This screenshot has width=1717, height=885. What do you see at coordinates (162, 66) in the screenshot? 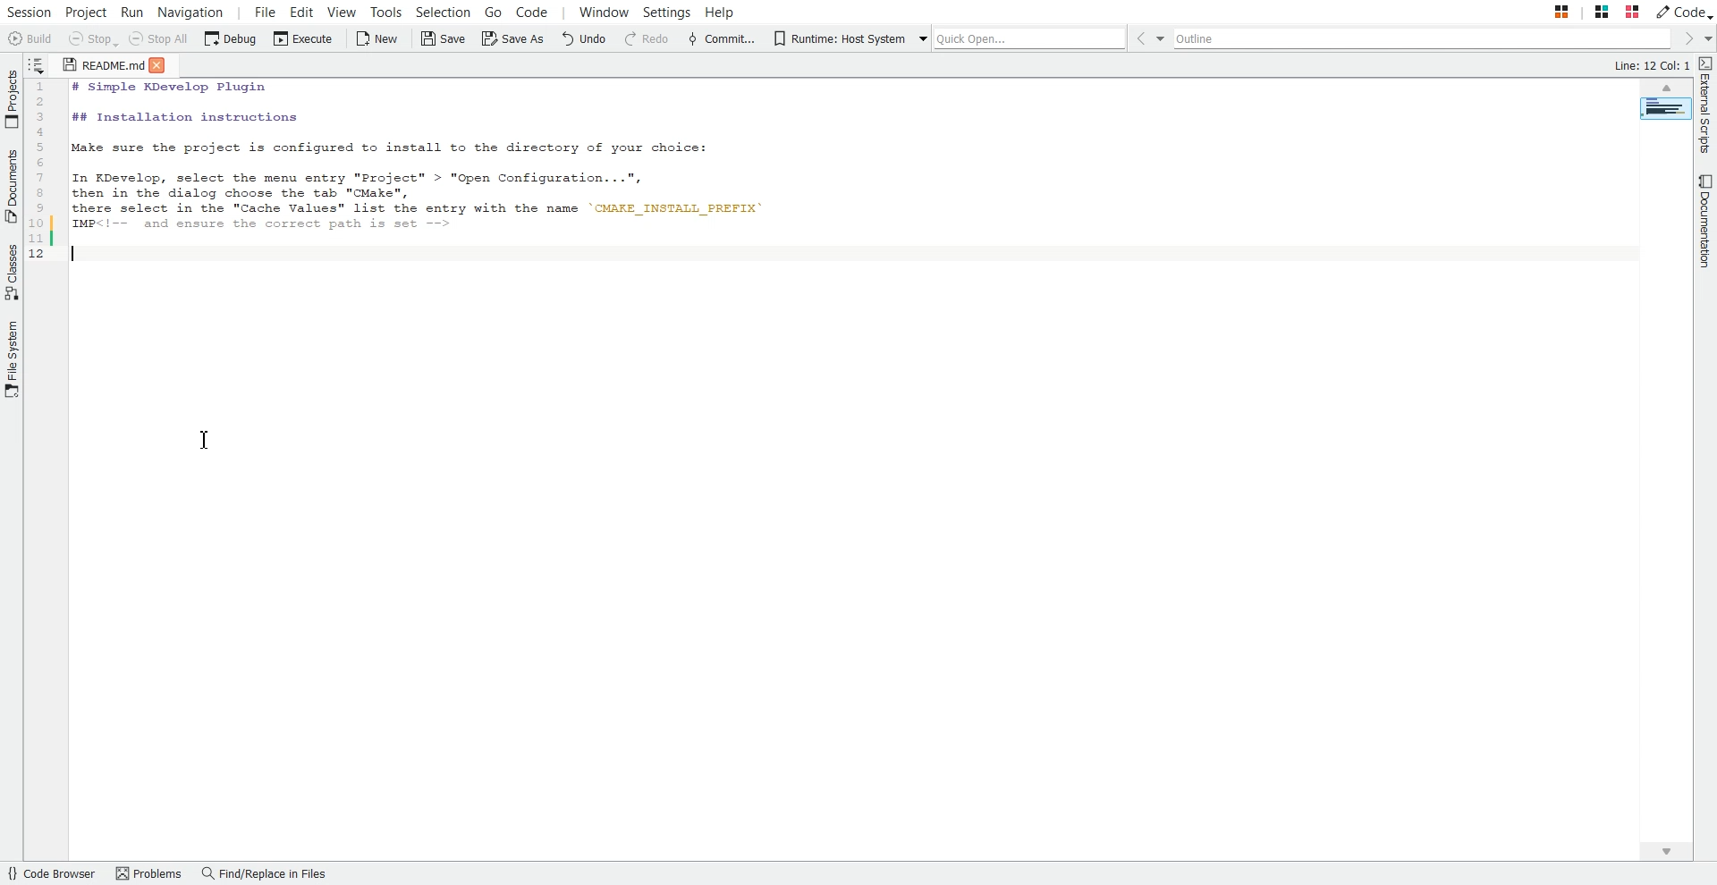
I see `Close` at bounding box center [162, 66].